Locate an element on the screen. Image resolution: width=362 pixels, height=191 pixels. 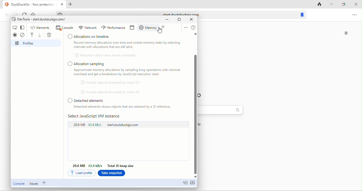
issues is located at coordinates (34, 184).